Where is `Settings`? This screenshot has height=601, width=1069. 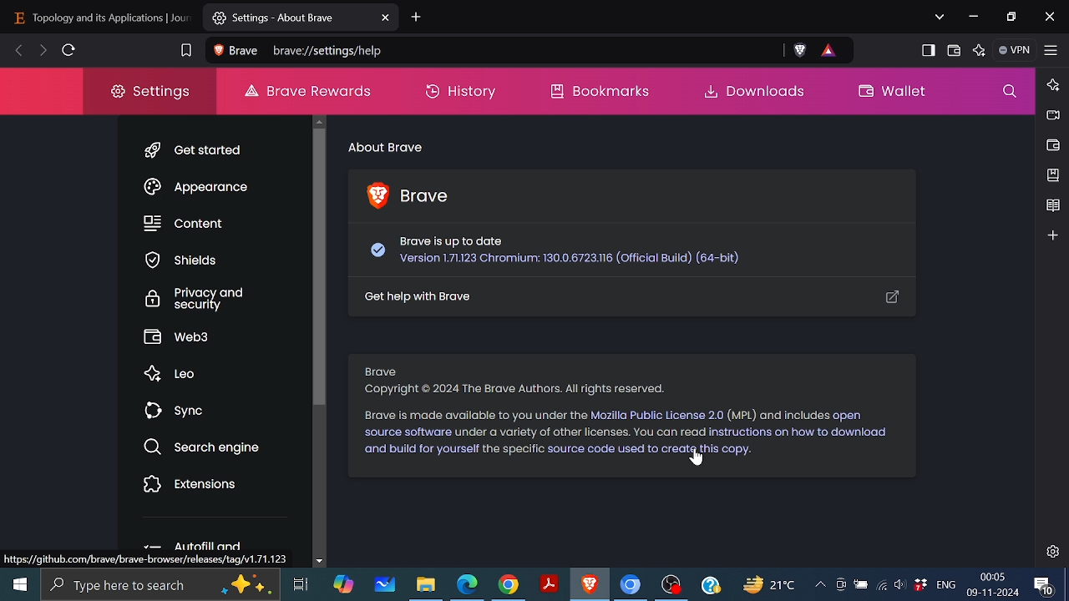 Settings is located at coordinates (1054, 551).